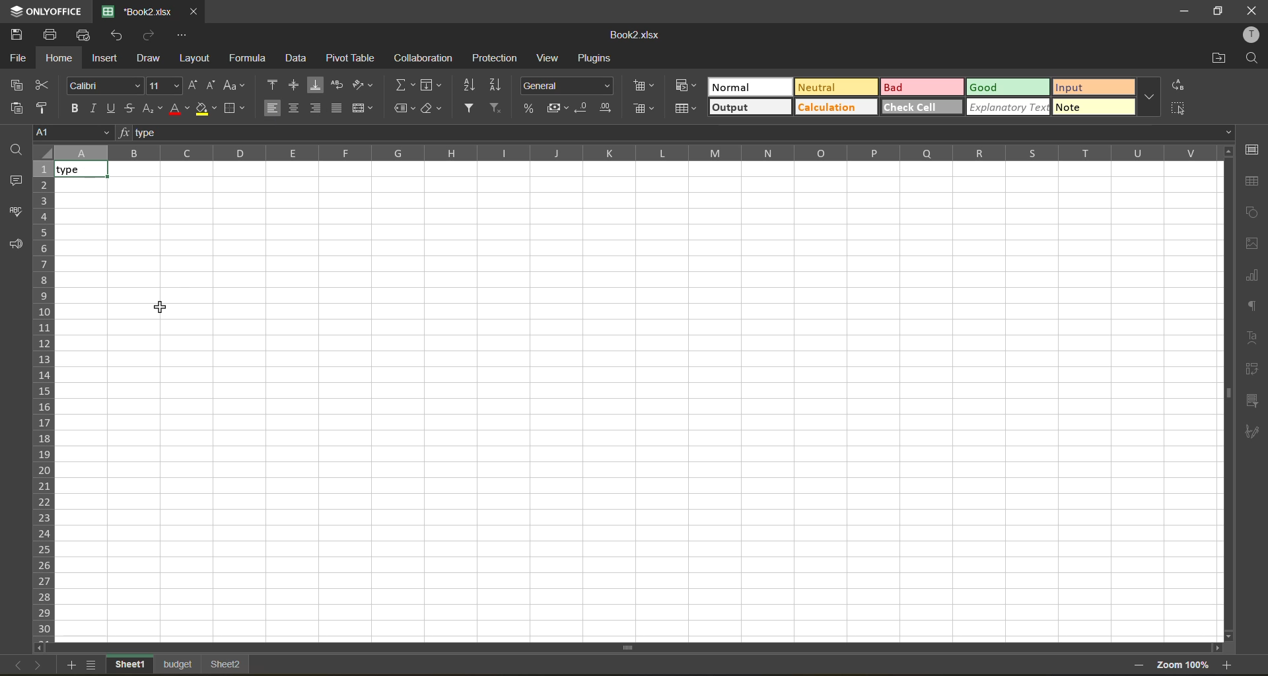 The width and height of the screenshot is (1268, 676). I want to click on file, so click(16, 59).